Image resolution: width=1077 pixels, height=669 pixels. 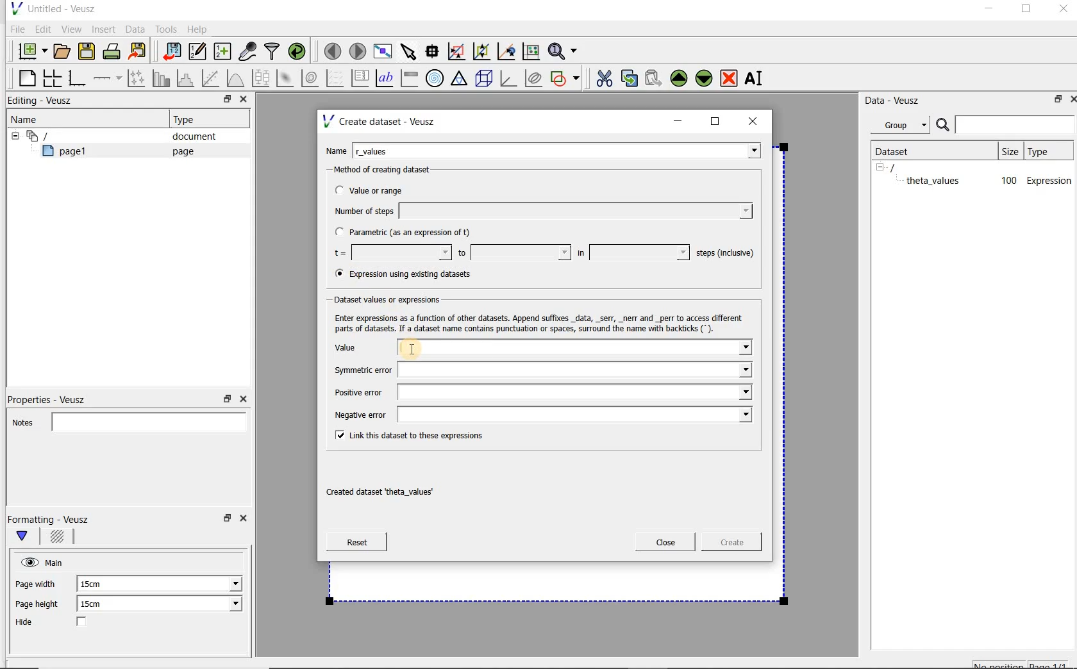 I want to click on Method of creating dataset:, so click(x=392, y=170).